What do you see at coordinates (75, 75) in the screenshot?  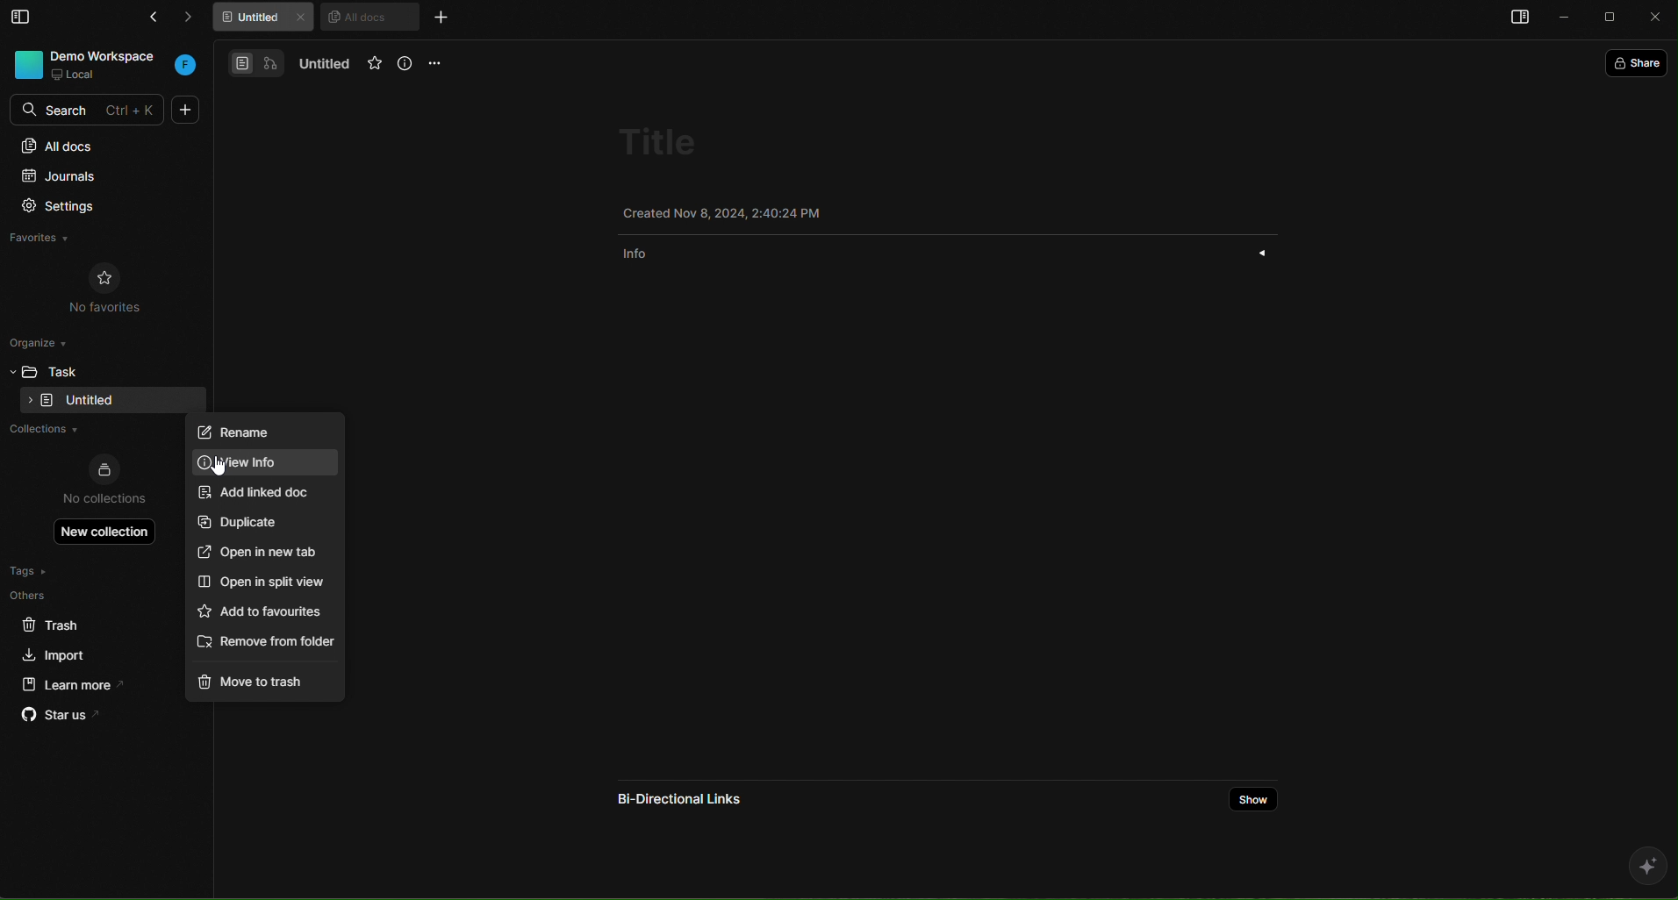 I see `local` at bounding box center [75, 75].